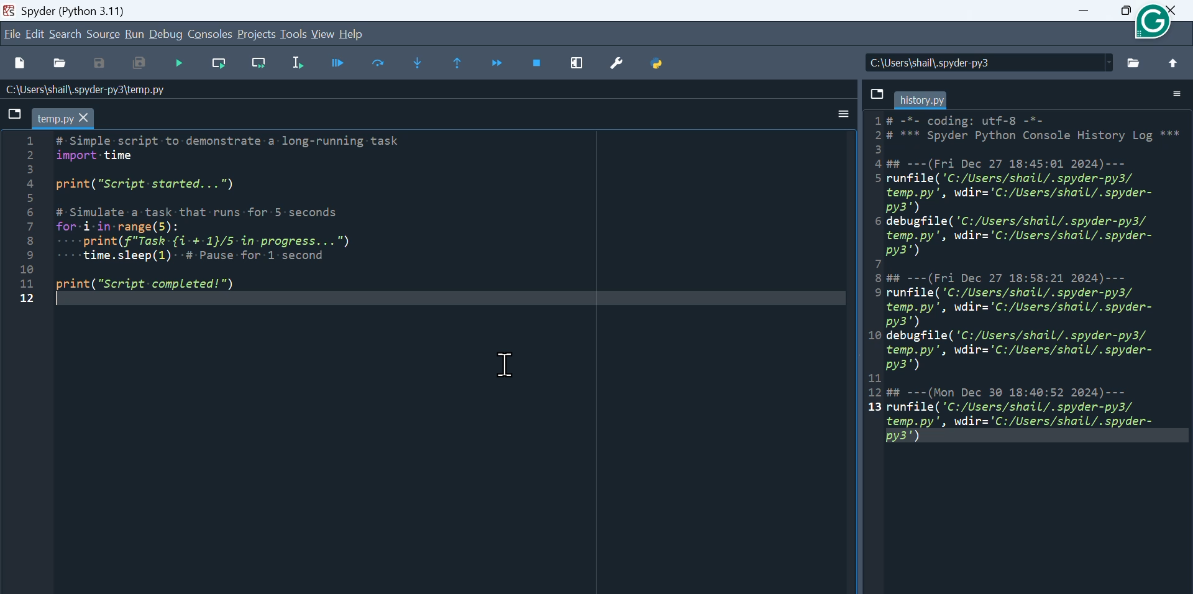 Image resolution: width=1193 pixels, height=594 pixels. What do you see at coordinates (1154, 21) in the screenshot?
I see `icon` at bounding box center [1154, 21].